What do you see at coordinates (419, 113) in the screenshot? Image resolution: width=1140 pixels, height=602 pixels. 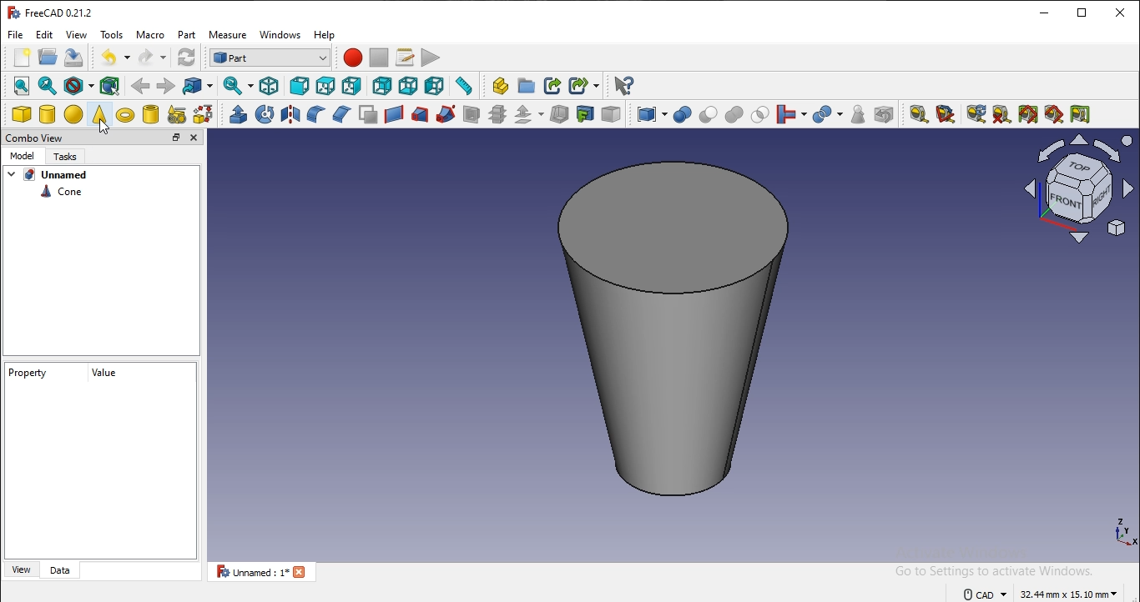 I see `loft` at bounding box center [419, 113].